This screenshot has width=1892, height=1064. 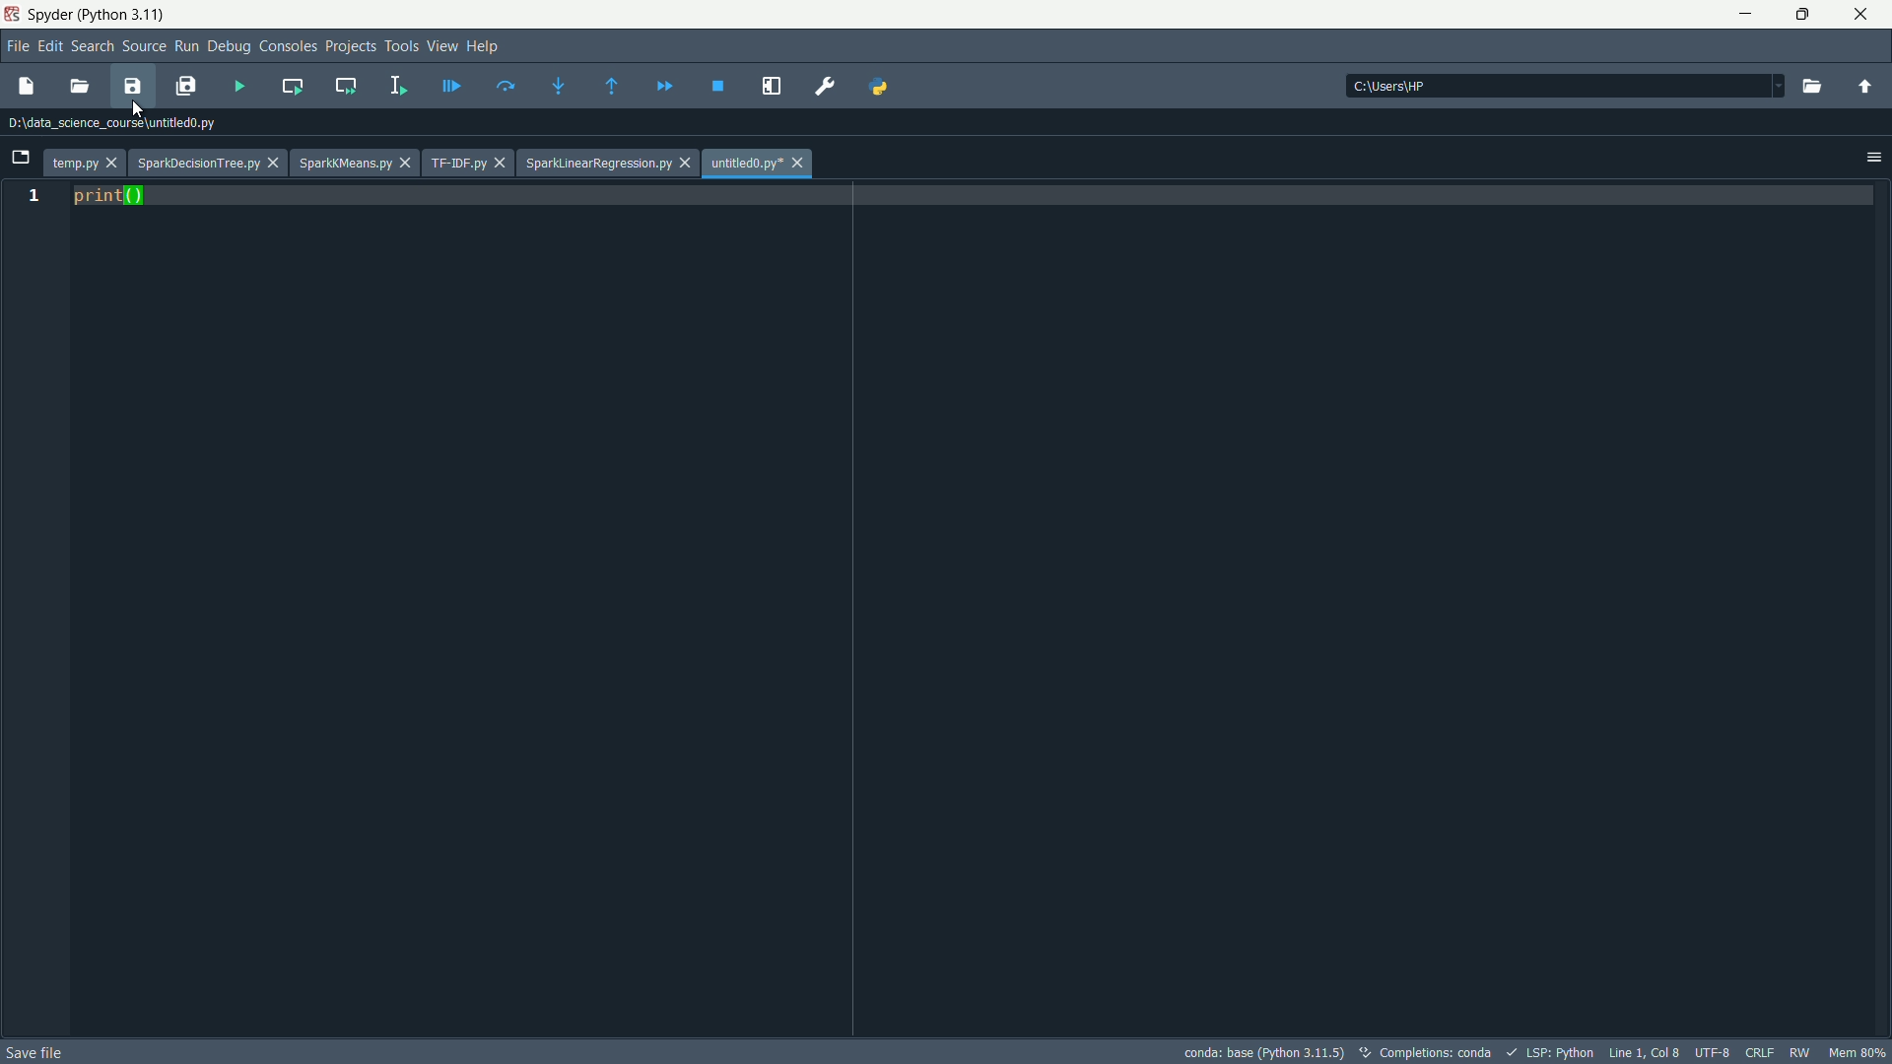 What do you see at coordinates (719, 85) in the screenshot?
I see `stop debugging` at bounding box center [719, 85].